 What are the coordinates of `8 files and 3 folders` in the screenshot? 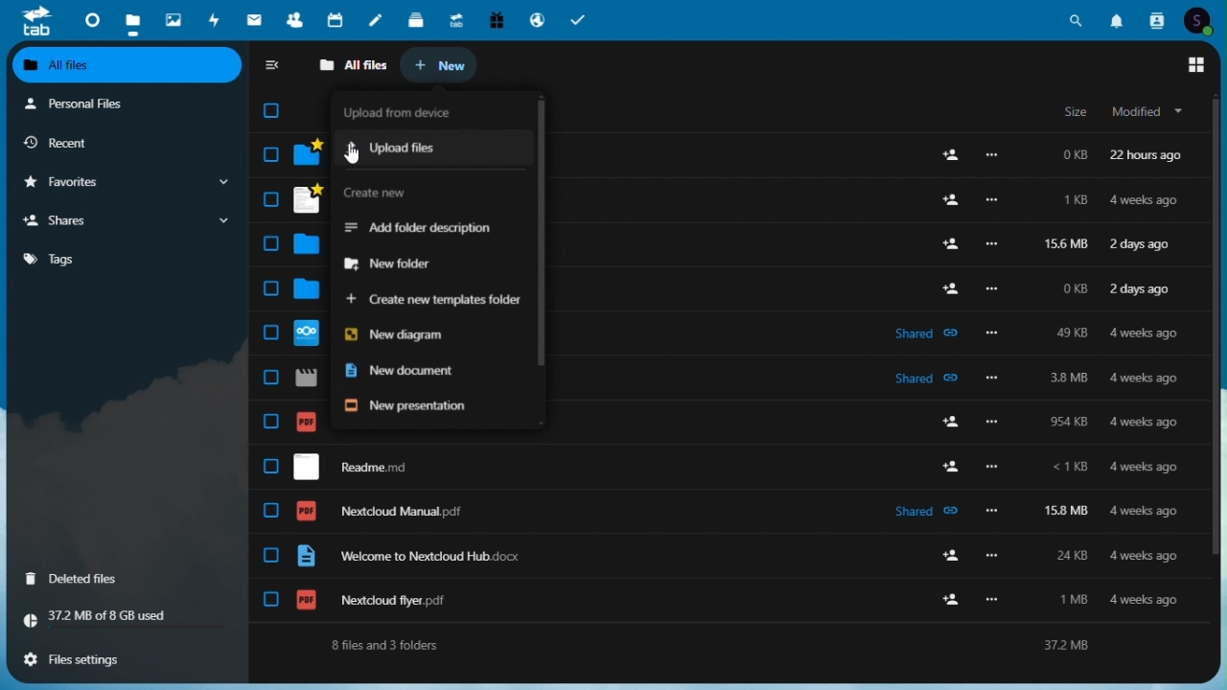 It's located at (383, 646).